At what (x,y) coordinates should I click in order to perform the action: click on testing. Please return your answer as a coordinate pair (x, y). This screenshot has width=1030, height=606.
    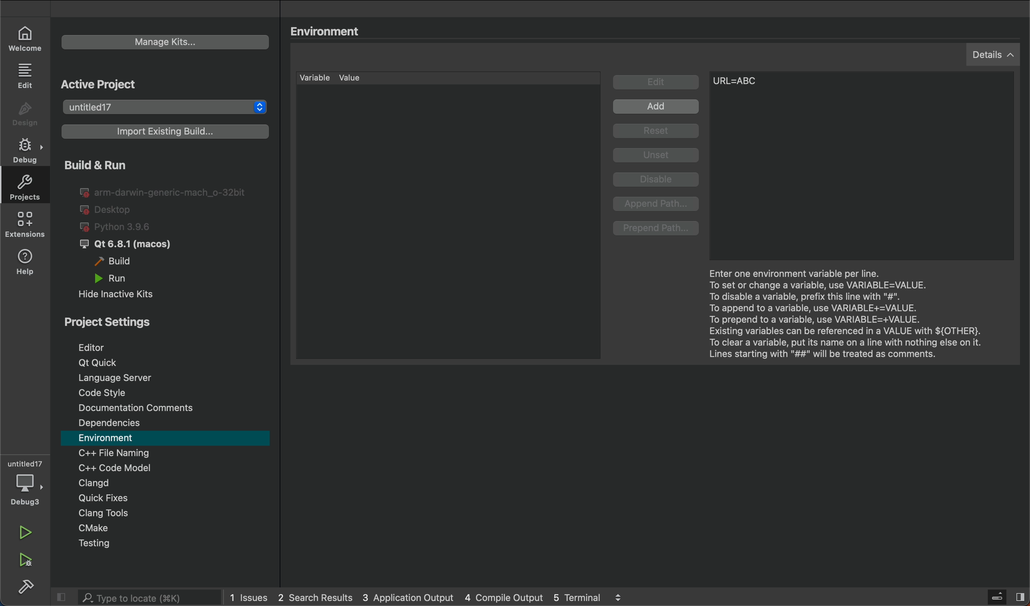
    Looking at the image, I should click on (170, 544).